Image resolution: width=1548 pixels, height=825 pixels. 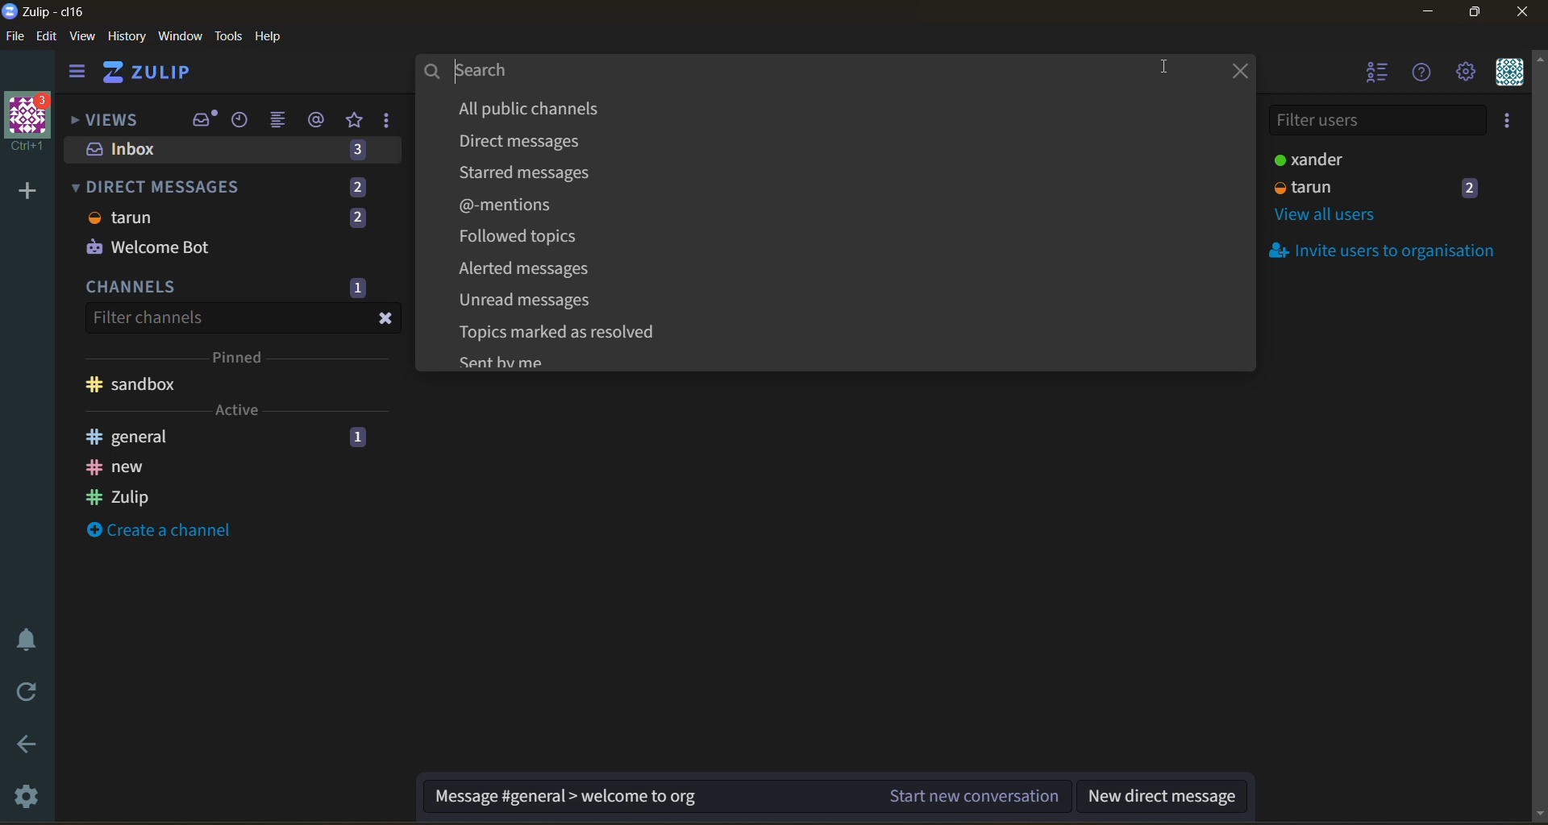 What do you see at coordinates (242, 355) in the screenshot?
I see `pinned` at bounding box center [242, 355].